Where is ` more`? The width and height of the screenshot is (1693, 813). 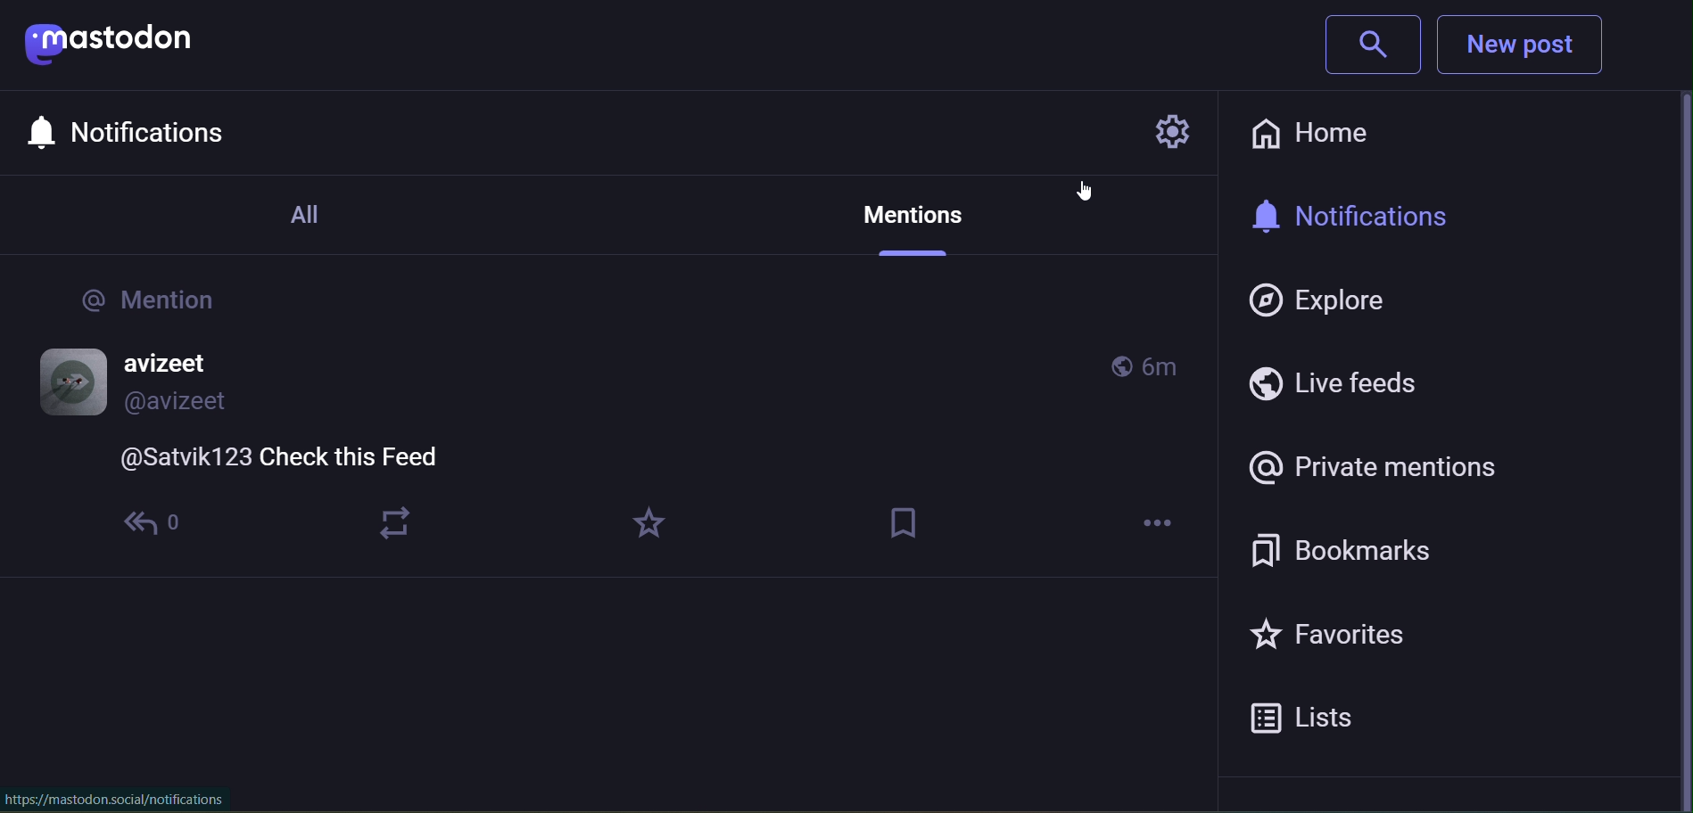
 more is located at coordinates (1156, 522).